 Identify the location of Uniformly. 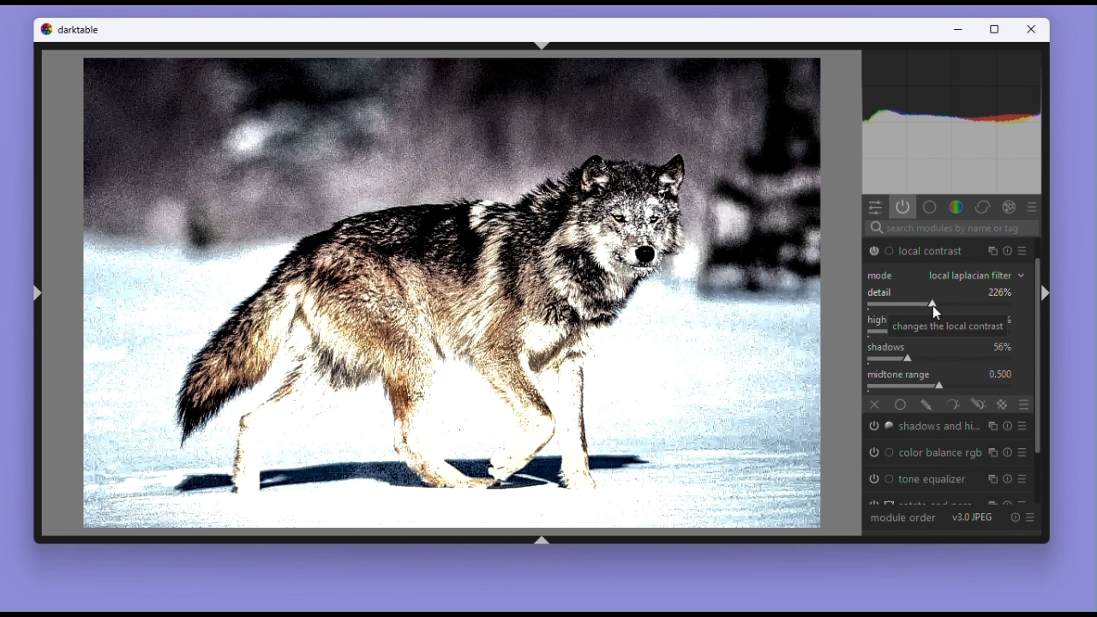
(901, 404).